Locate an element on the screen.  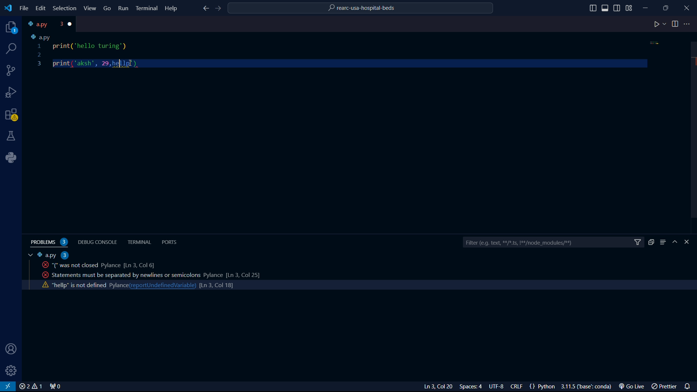
activity code is located at coordinates (96, 265).